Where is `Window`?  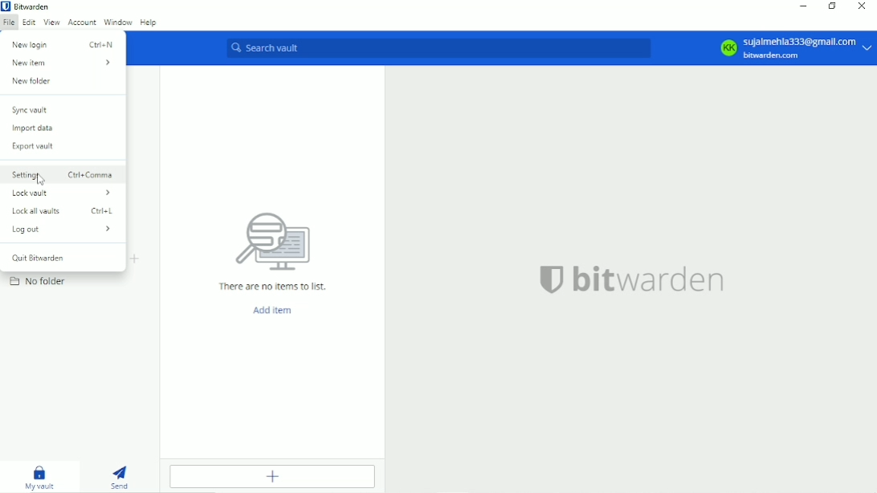
Window is located at coordinates (117, 22).